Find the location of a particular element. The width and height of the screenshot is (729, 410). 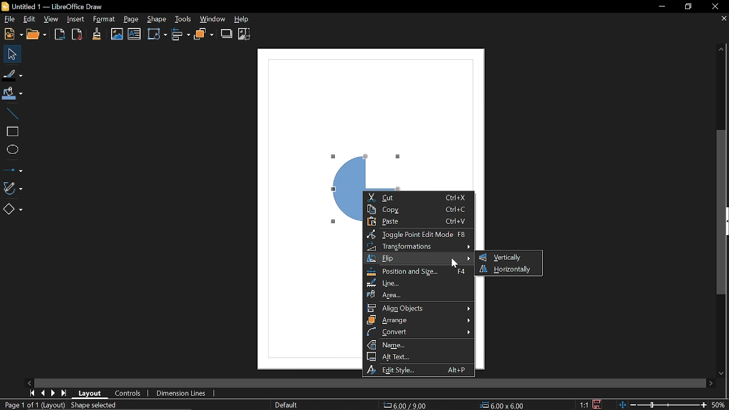

Close document is located at coordinates (722, 20).